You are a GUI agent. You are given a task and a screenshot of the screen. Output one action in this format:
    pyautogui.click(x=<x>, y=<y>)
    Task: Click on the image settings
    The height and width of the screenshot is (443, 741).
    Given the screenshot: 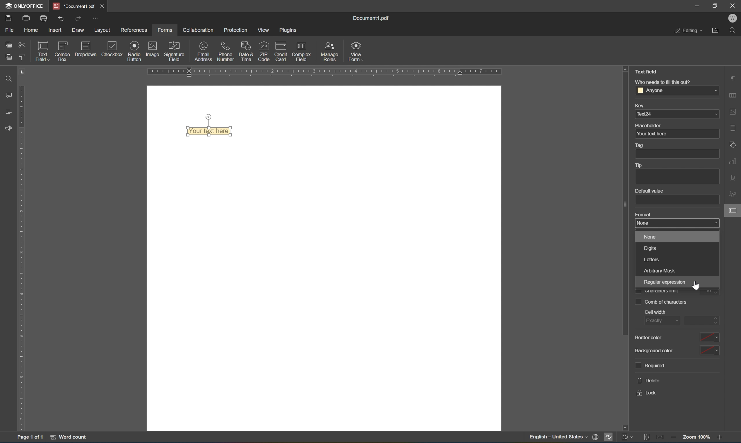 What is the action you would take?
    pyautogui.click(x=733, y=112)
    